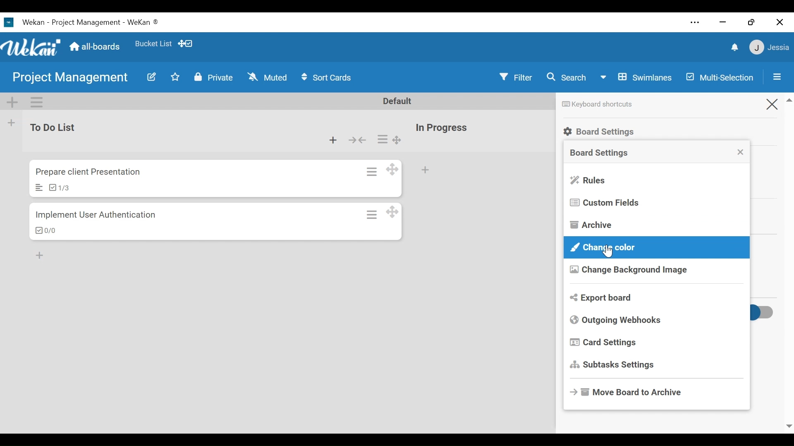  Describe the element at coordinates (56, 128) in the screenshot. I see `List Name` at that location.